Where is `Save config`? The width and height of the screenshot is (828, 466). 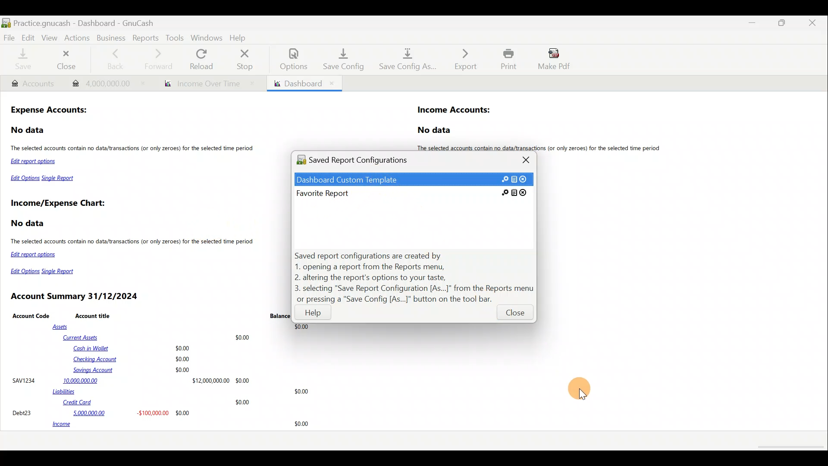 Save config is located at coordinates (340, 59).